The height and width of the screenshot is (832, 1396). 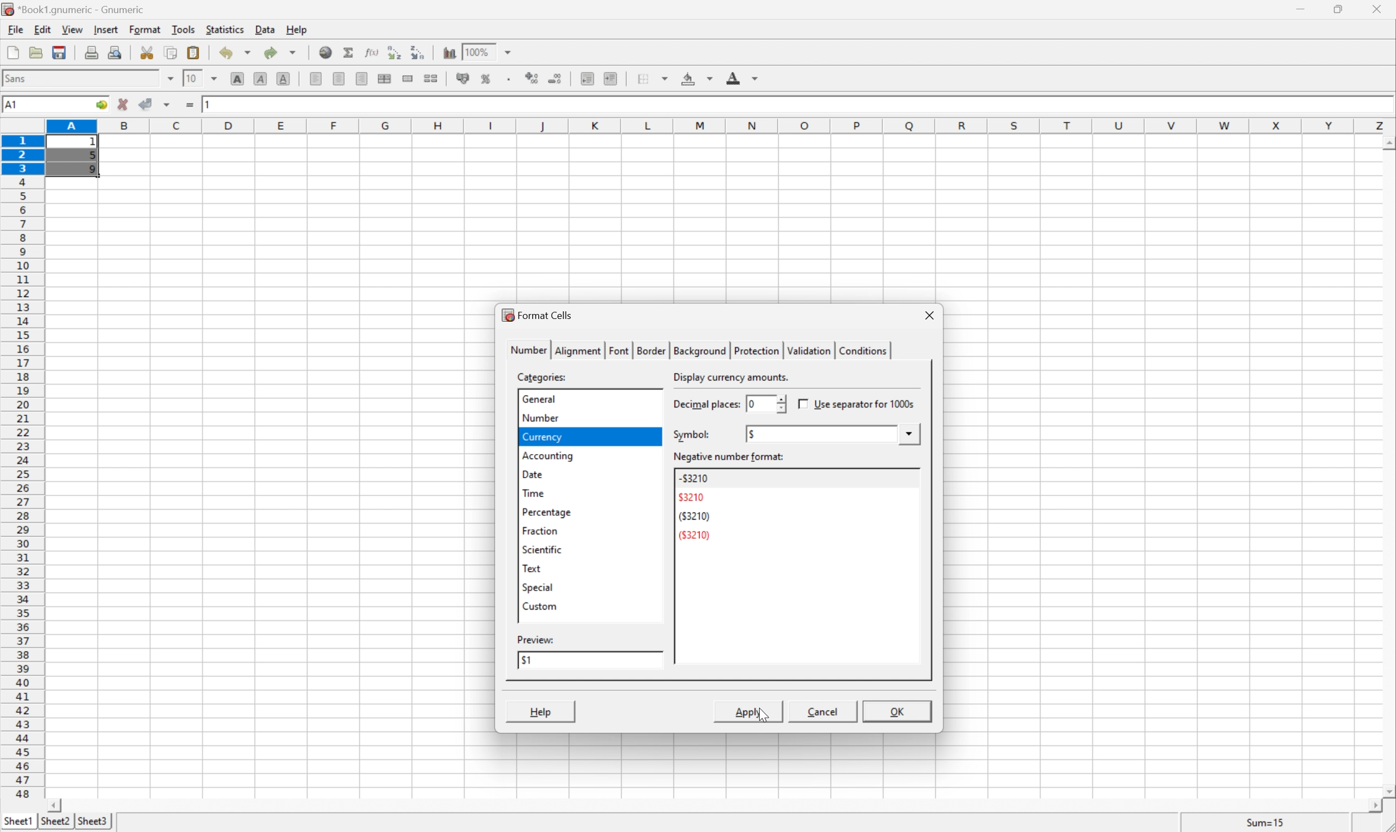 I want to click on help, so click(x=541, y=711).